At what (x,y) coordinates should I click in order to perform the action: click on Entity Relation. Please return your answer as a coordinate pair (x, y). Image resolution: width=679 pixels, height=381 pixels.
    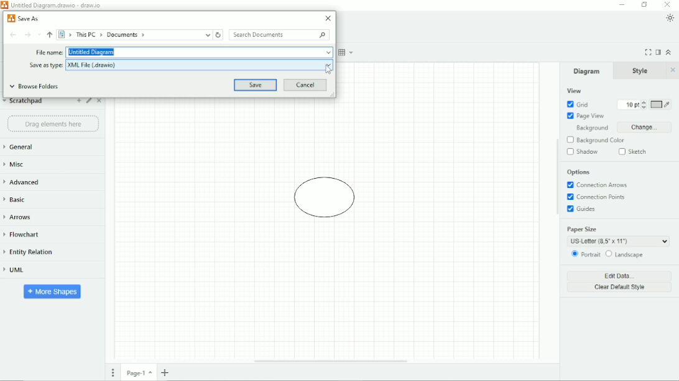
    Looking at the image, I should click on (29, 252).